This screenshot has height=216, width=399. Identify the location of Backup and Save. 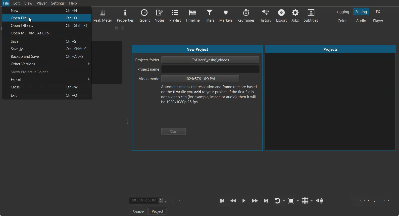
(47, 56).